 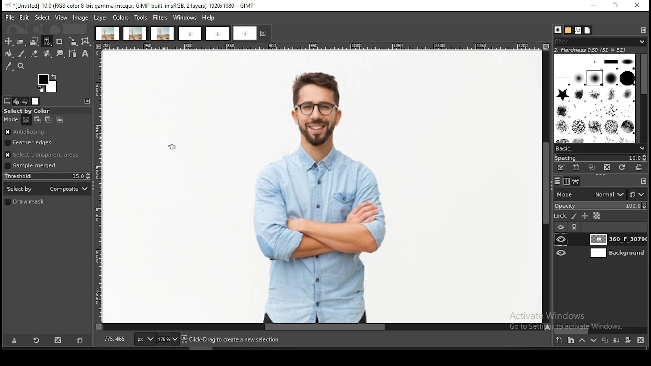 I want to click on project tab, so click(x=135, y=34).